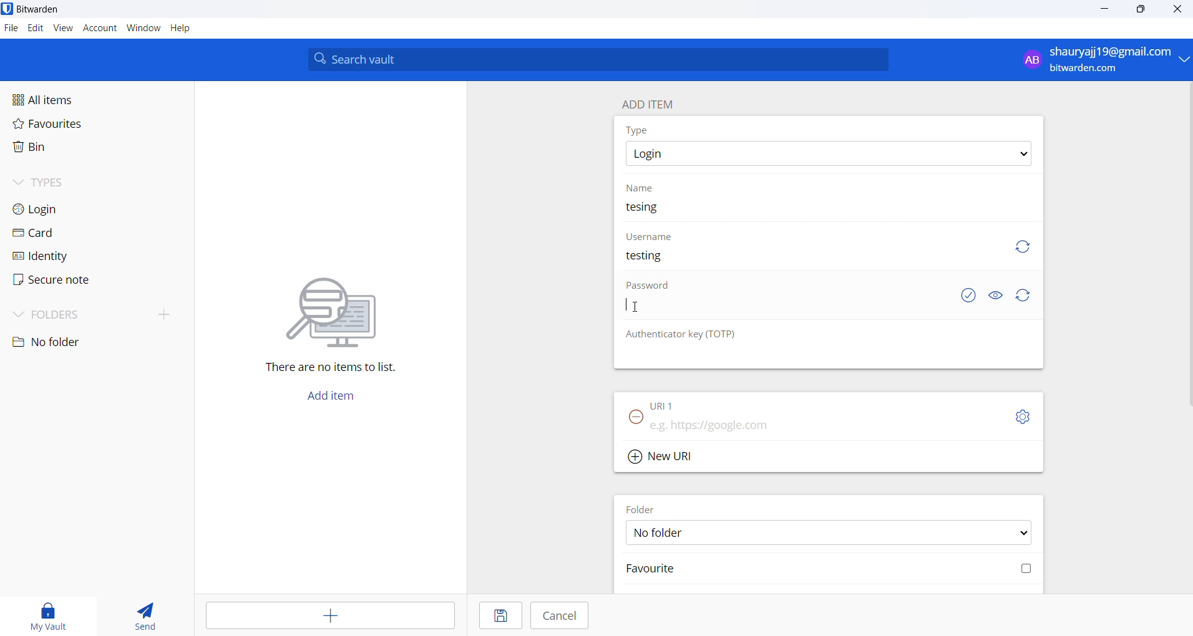 The width and height of the screenshot is (1193, 636). I want to click on File, so click(10, 29).